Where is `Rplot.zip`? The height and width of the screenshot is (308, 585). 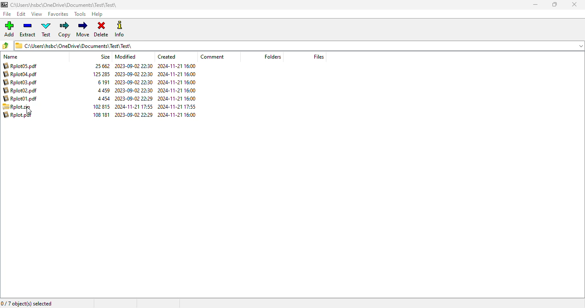 Rplot.zip is located at coordinates (17, 107).